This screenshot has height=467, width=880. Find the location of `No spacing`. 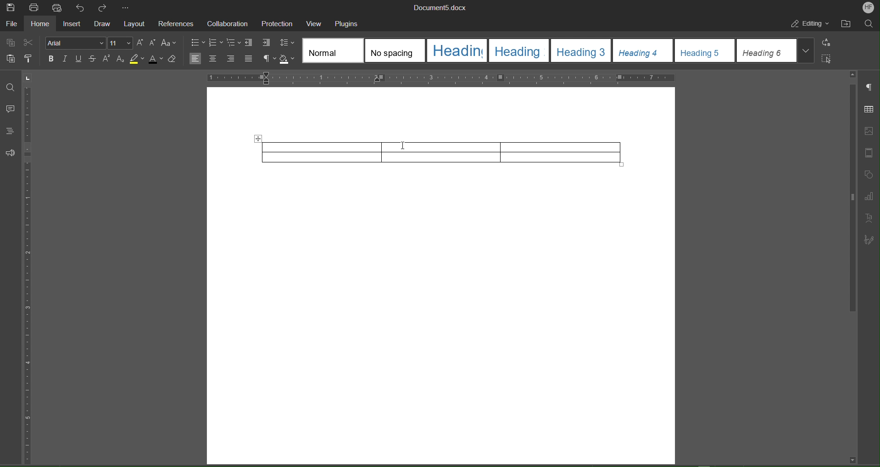

No spacing is located at coordinates (395, 50).